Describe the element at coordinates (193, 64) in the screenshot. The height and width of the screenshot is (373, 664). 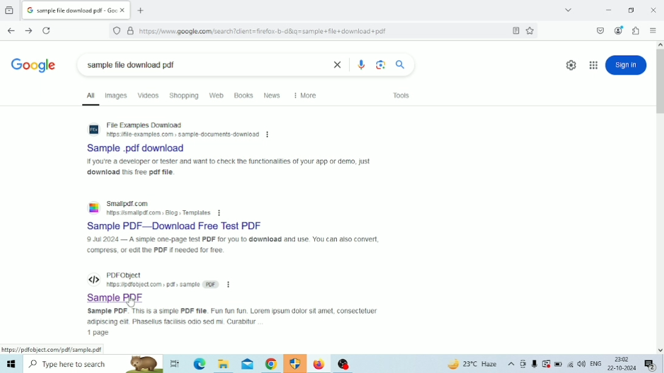
I see `File name` at that location.